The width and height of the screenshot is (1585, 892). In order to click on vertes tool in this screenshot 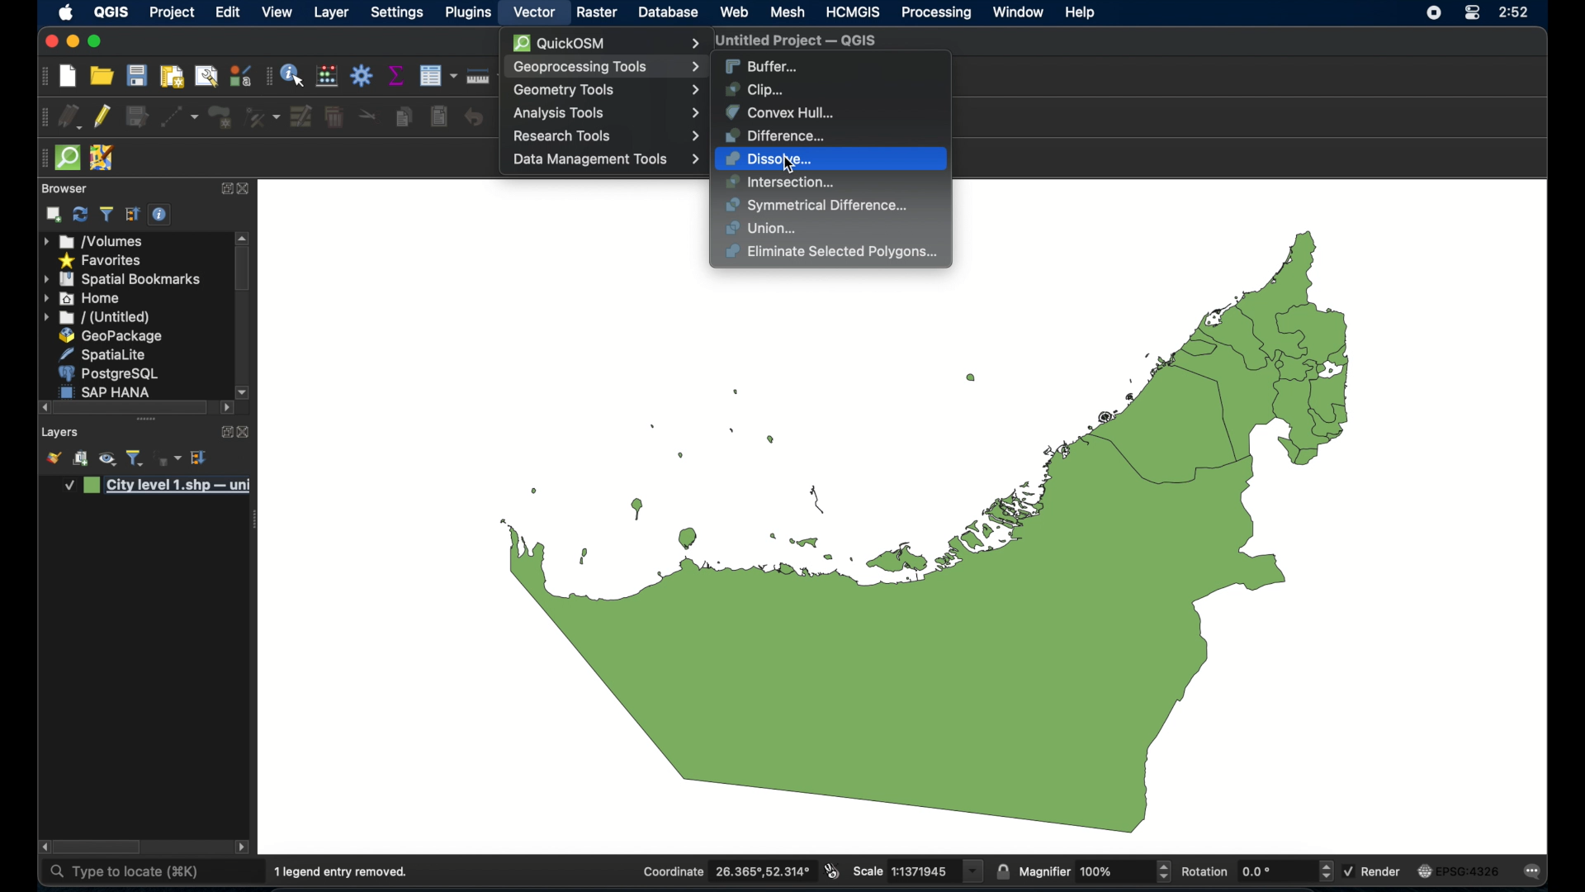, I will do `click(260, 116)`.